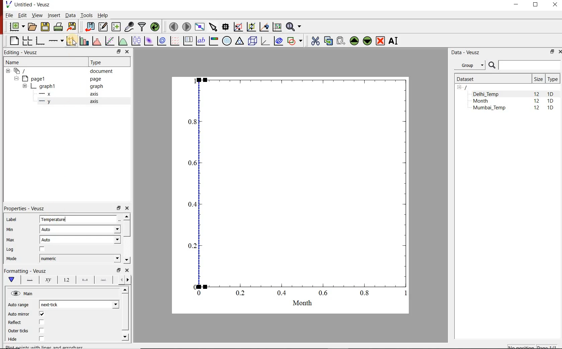  I want to click on reload linked datasets, so click(155, 26).